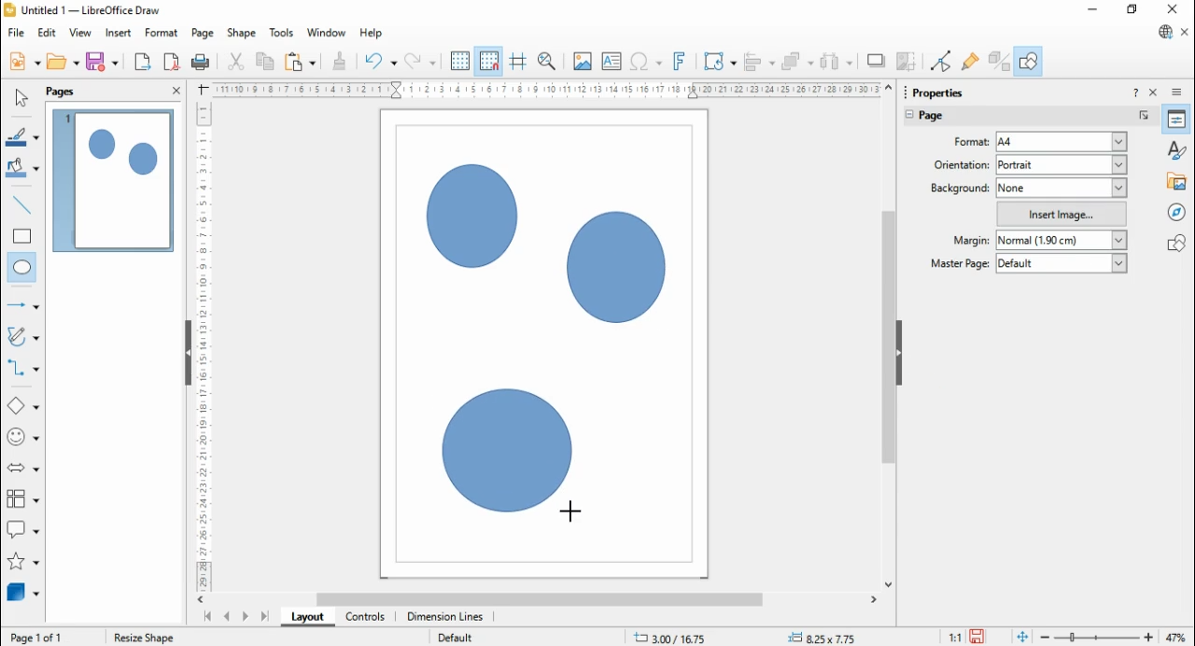 The height and width of the screenshot is (646, 1195). I want to click on Default, so click(455, 636).